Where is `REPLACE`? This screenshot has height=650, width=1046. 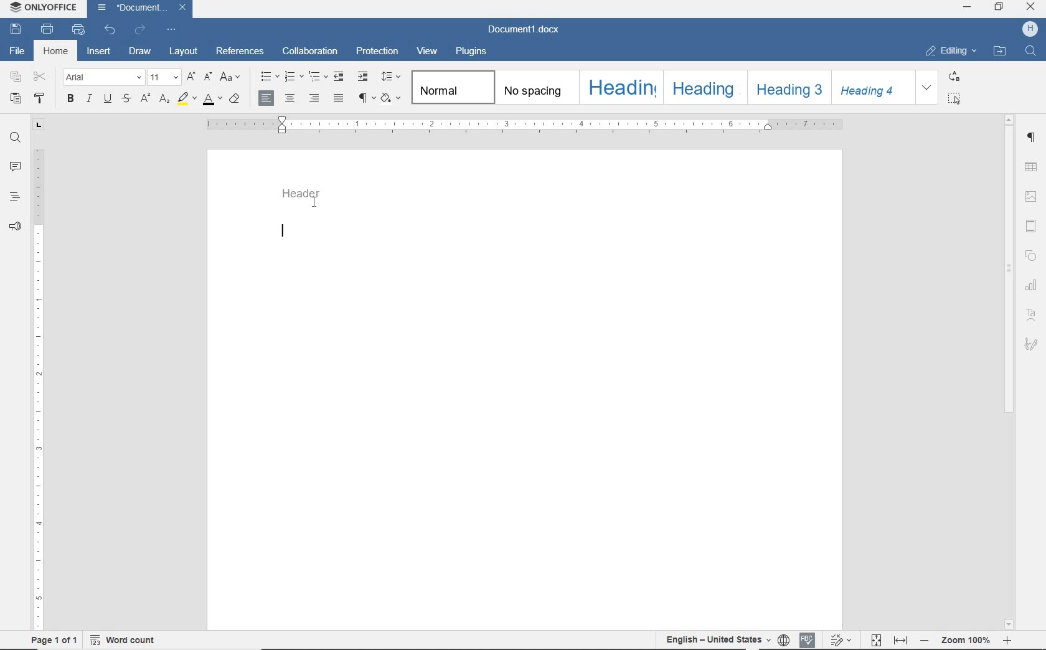 REPLACE is located at coordinates (954, 78).